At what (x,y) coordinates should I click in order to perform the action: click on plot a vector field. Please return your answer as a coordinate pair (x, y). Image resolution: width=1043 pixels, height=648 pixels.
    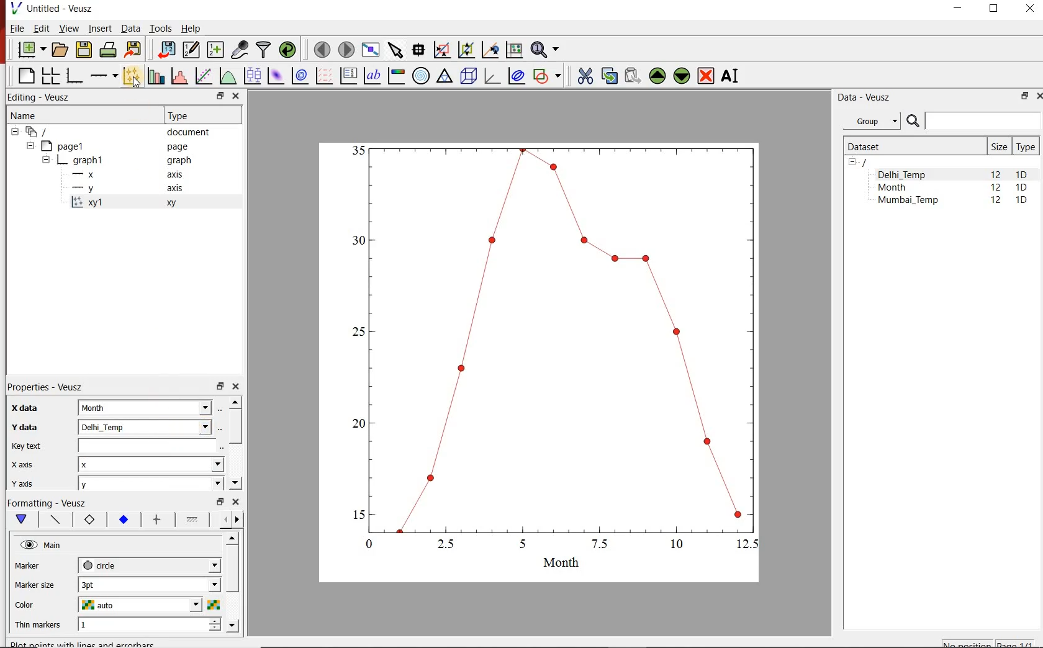
    Looking at the image, I should click on (323, 76).